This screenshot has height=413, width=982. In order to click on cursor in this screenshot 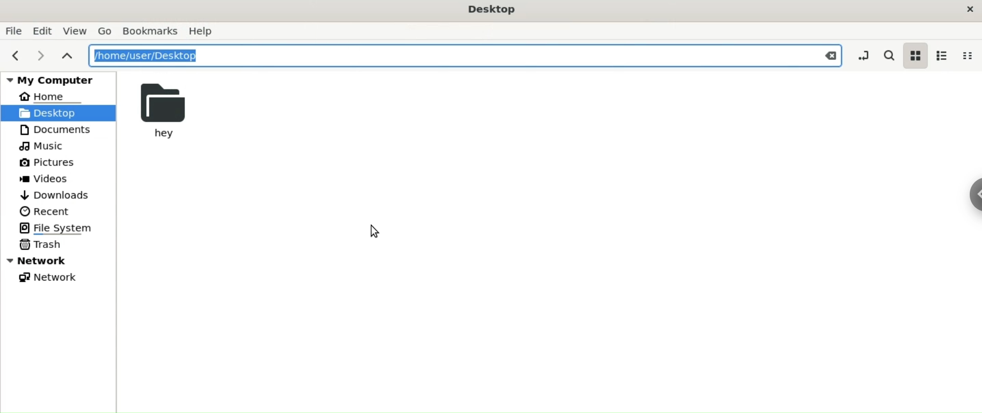, I will do `click(372, 232)`.